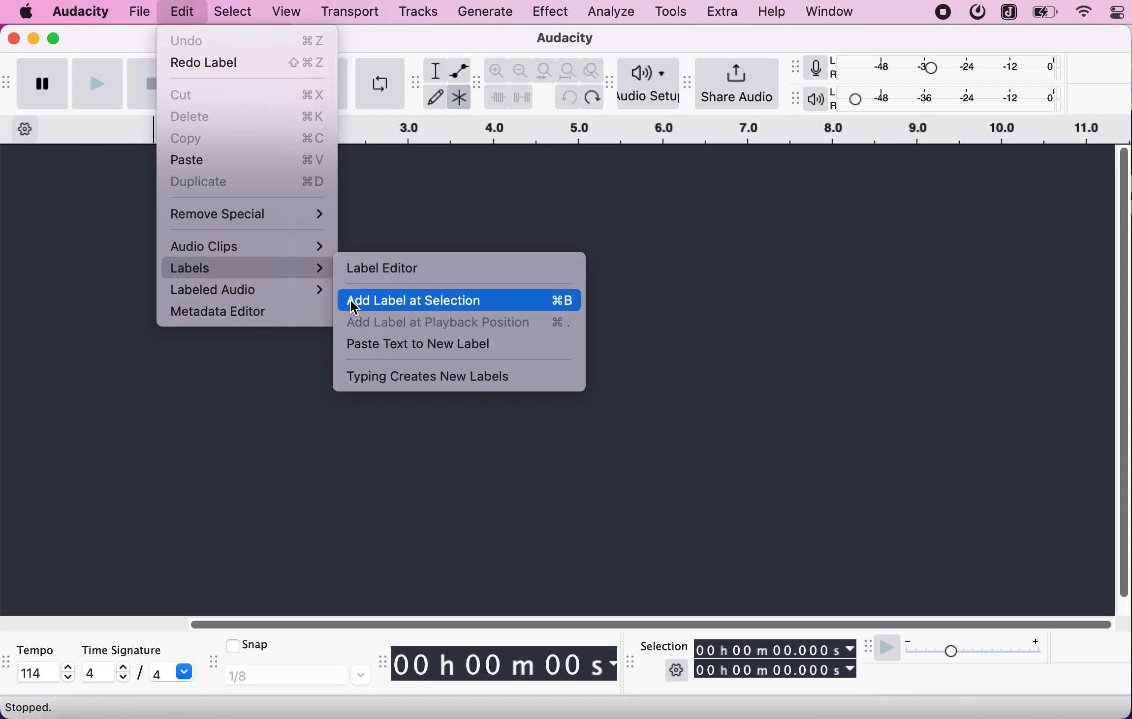 This screenshot has width=1132, height=719. I want to click on zoom out, so click(521, 69).